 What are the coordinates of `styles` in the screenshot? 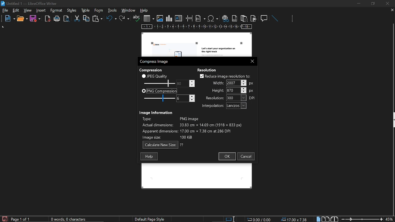 It's located at (85, 10).